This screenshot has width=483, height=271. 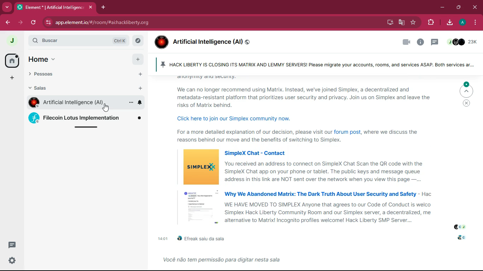 What do you see at coordinates (140, 74) in the screenshot?
I see `add people` at bounding box center [140, 74].